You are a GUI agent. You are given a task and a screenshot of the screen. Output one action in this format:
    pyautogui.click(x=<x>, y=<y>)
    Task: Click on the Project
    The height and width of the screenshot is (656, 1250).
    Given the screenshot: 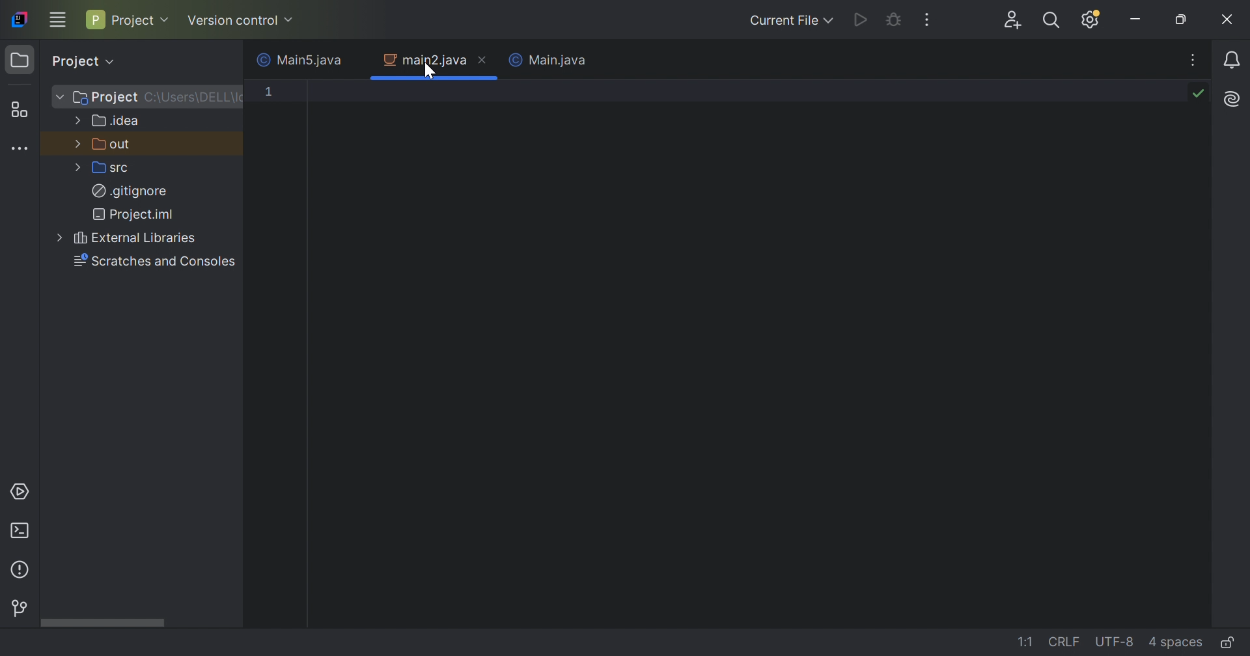 What is the action you would take?
    pyautogui.click(x=129, y=18)
    